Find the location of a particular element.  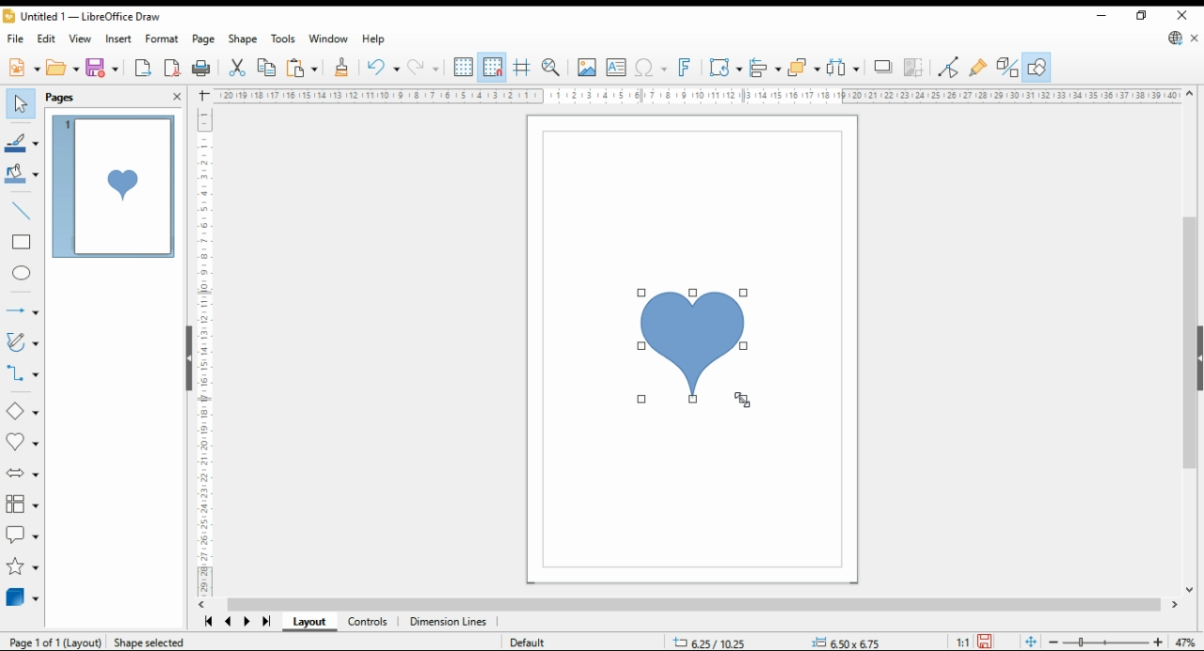

symbol shapes is located at coordinates (21, 443).